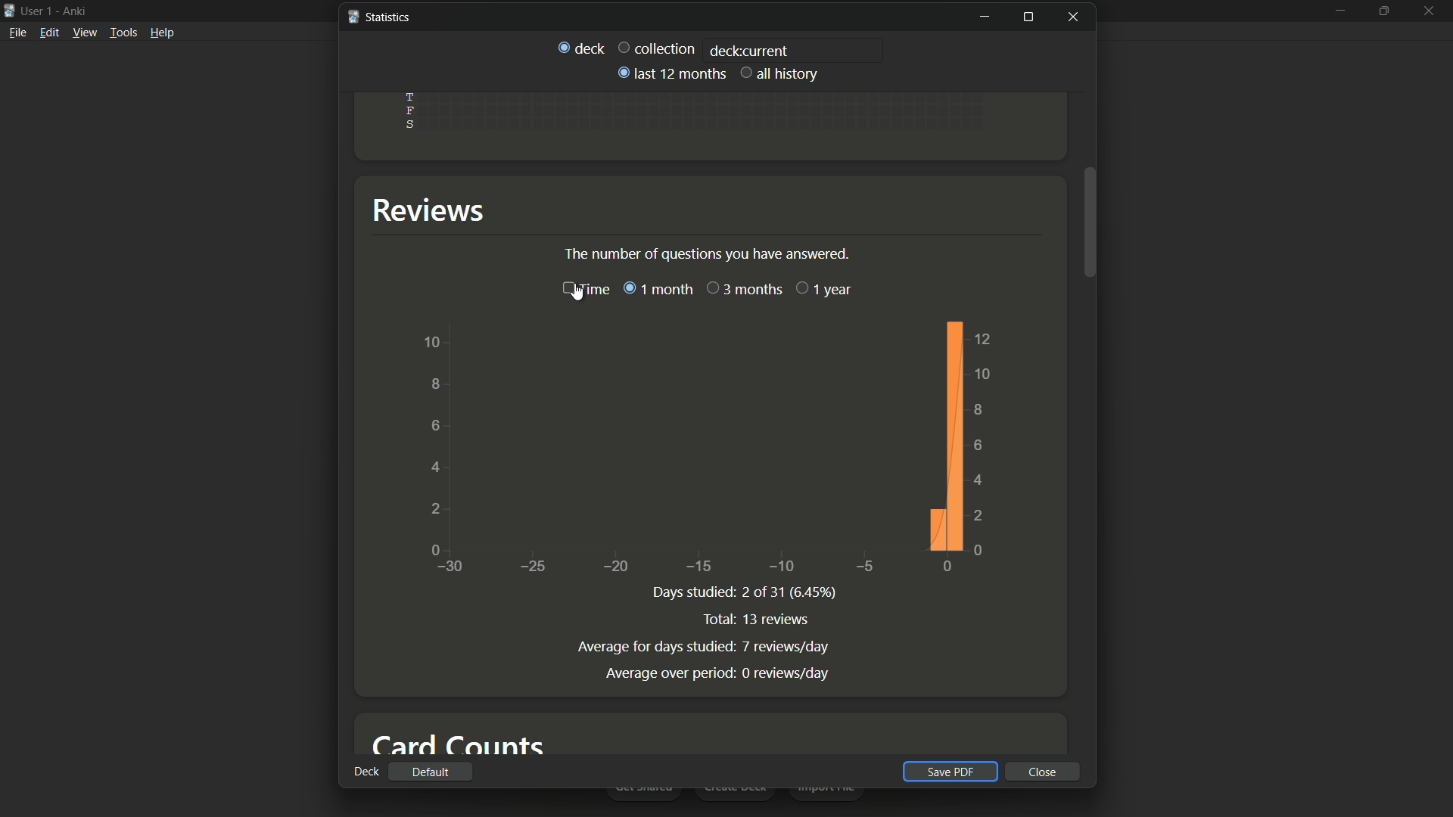  Describe the element at coordinates (18, 32) in the screenshot. I see `file menu` at that location.